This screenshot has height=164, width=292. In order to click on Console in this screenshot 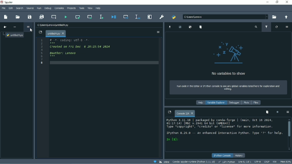, I will do `click(185, 114)`.